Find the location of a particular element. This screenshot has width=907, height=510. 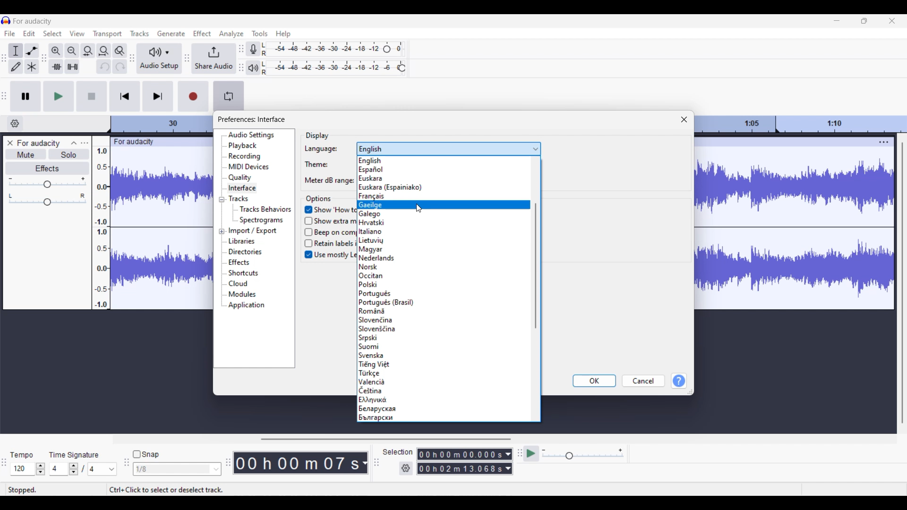

Audio setup is located at coordinates (159, 58).